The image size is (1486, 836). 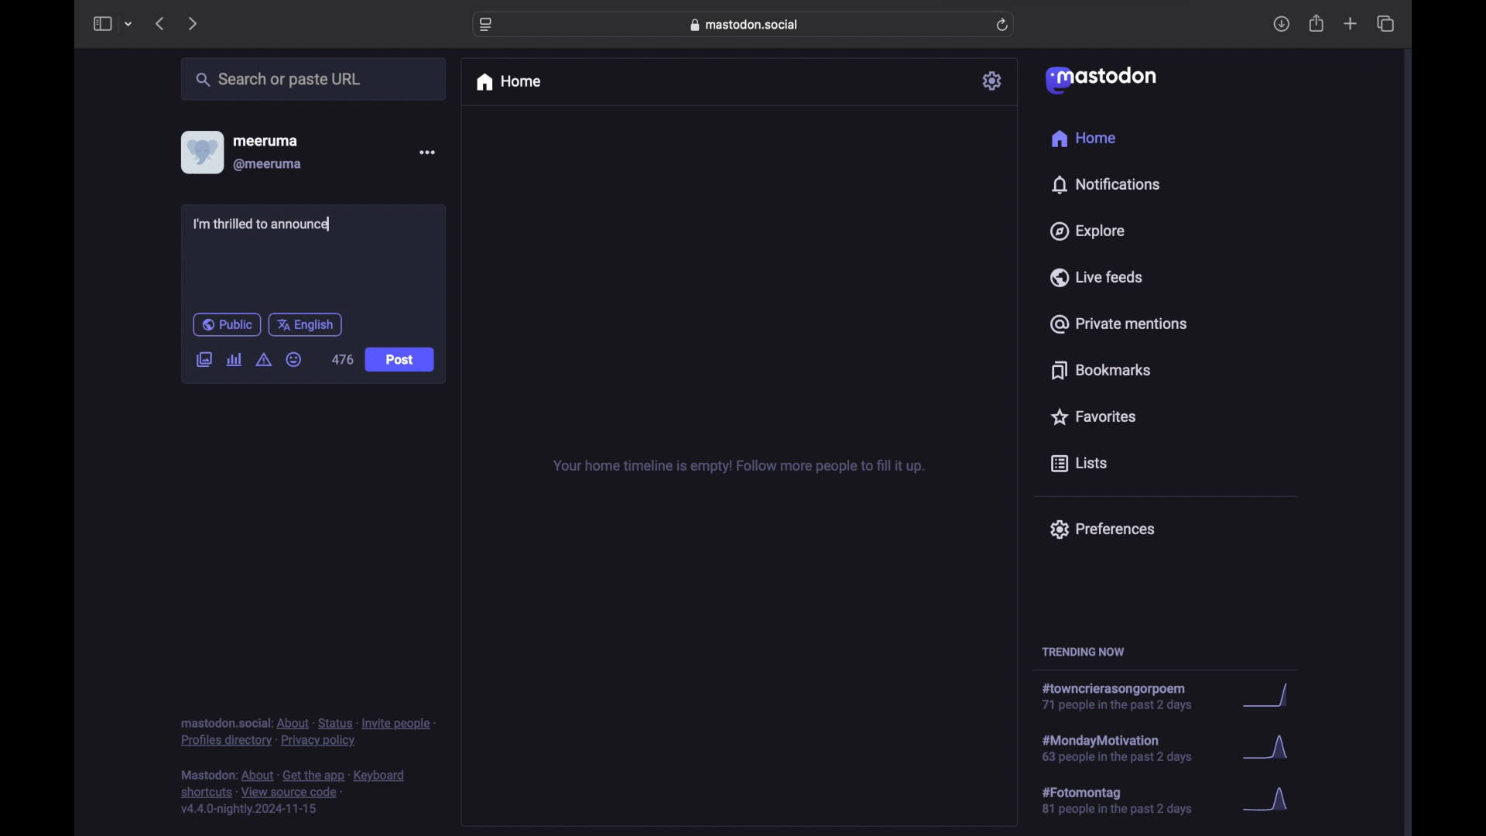 What do you see at coordinates (261, 224) in the screenshot?
I see `I'm thrilled to announce` at bounding box center [261, 224].